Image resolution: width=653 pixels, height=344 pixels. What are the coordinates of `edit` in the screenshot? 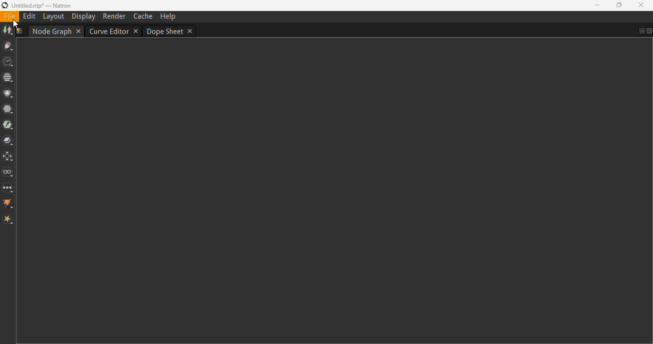 It's located at (29, 16).